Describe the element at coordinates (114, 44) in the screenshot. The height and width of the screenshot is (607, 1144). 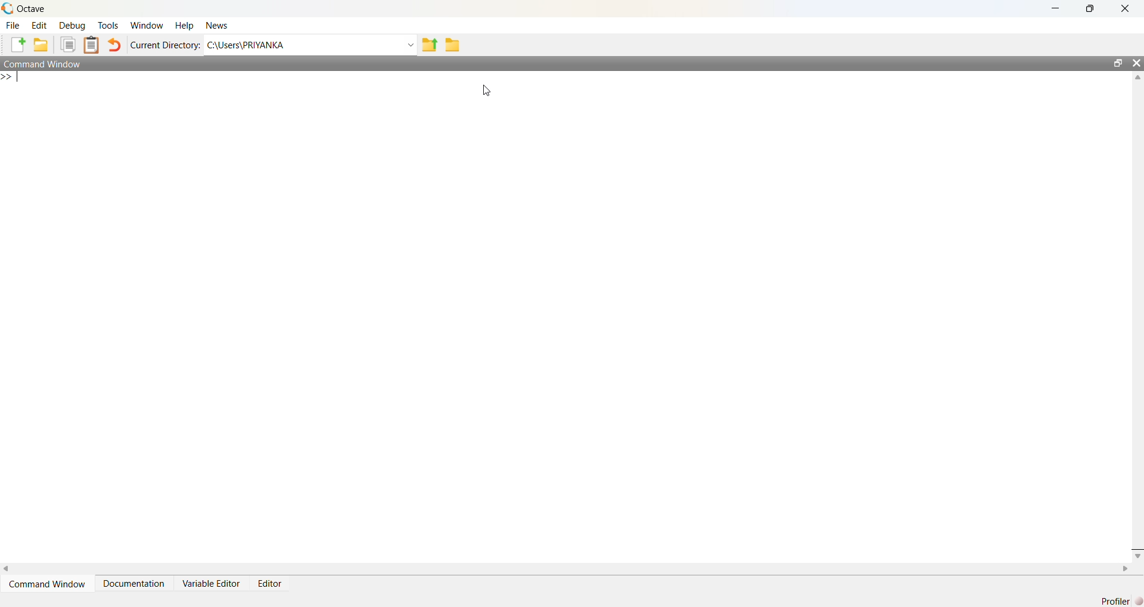
I see `Undo` at that location.